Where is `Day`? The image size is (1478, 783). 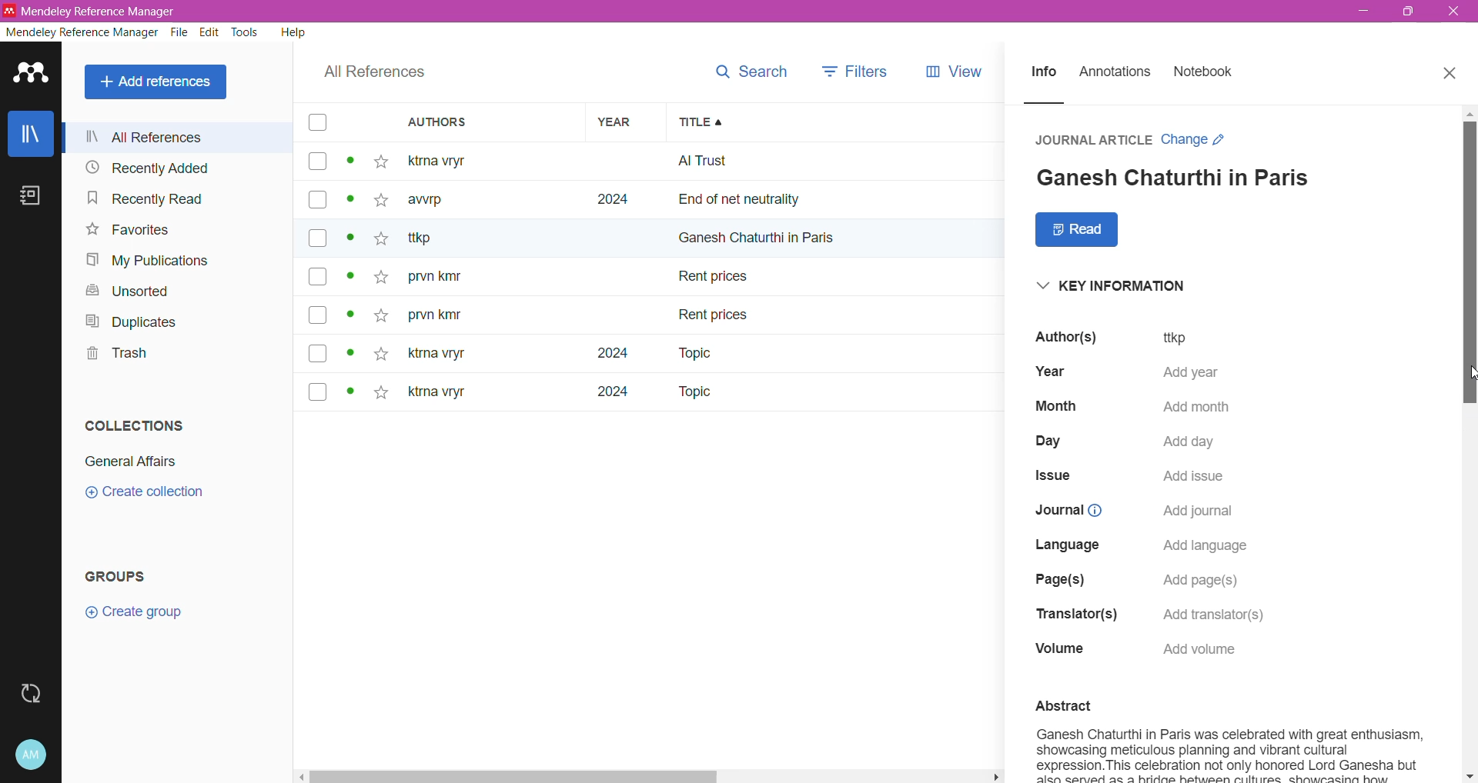 Day is located at coordinates (1036, 440).